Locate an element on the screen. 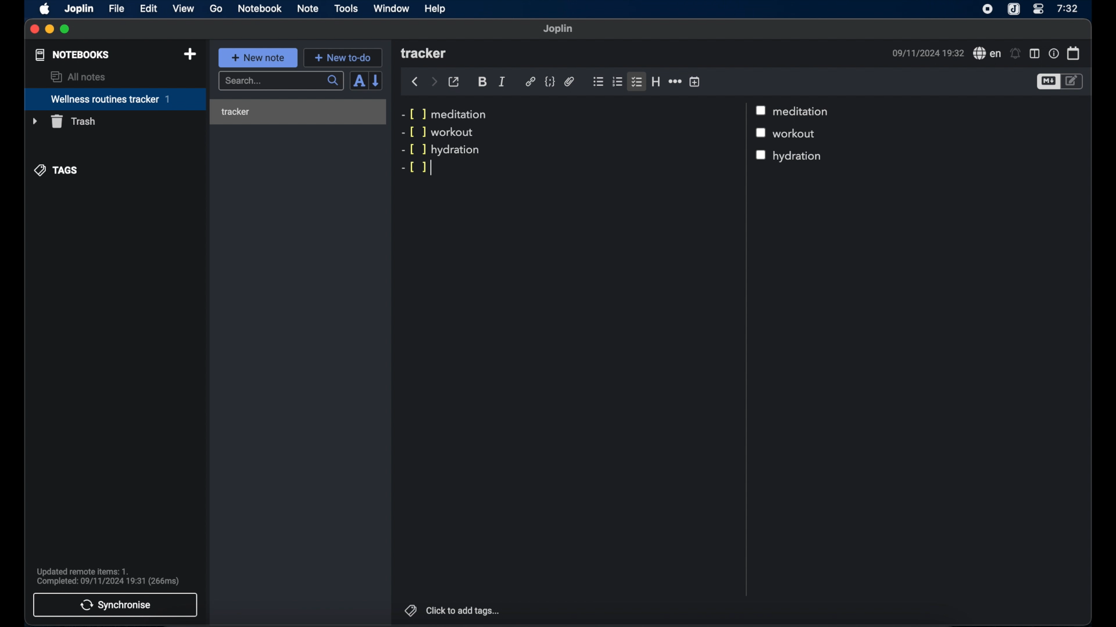 The image size is (1116, 627). tracker is located at coordinates (425, 54).